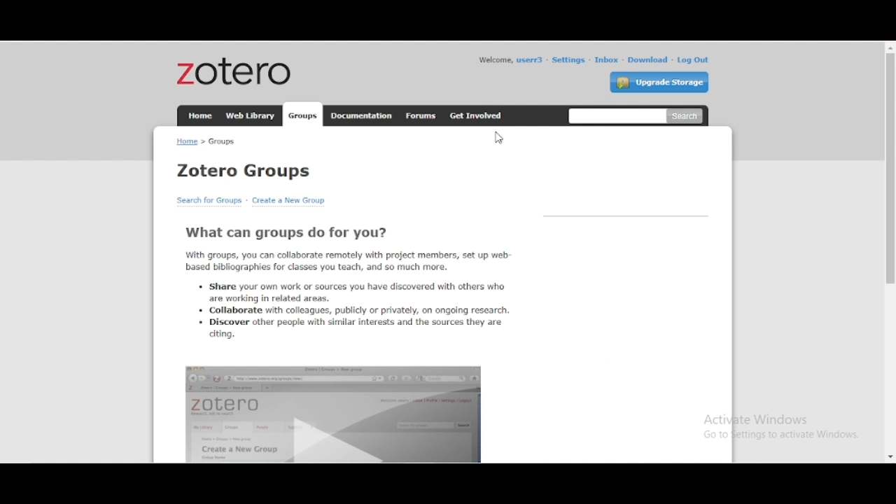  I want to click on create a new group, so click(289, 200).